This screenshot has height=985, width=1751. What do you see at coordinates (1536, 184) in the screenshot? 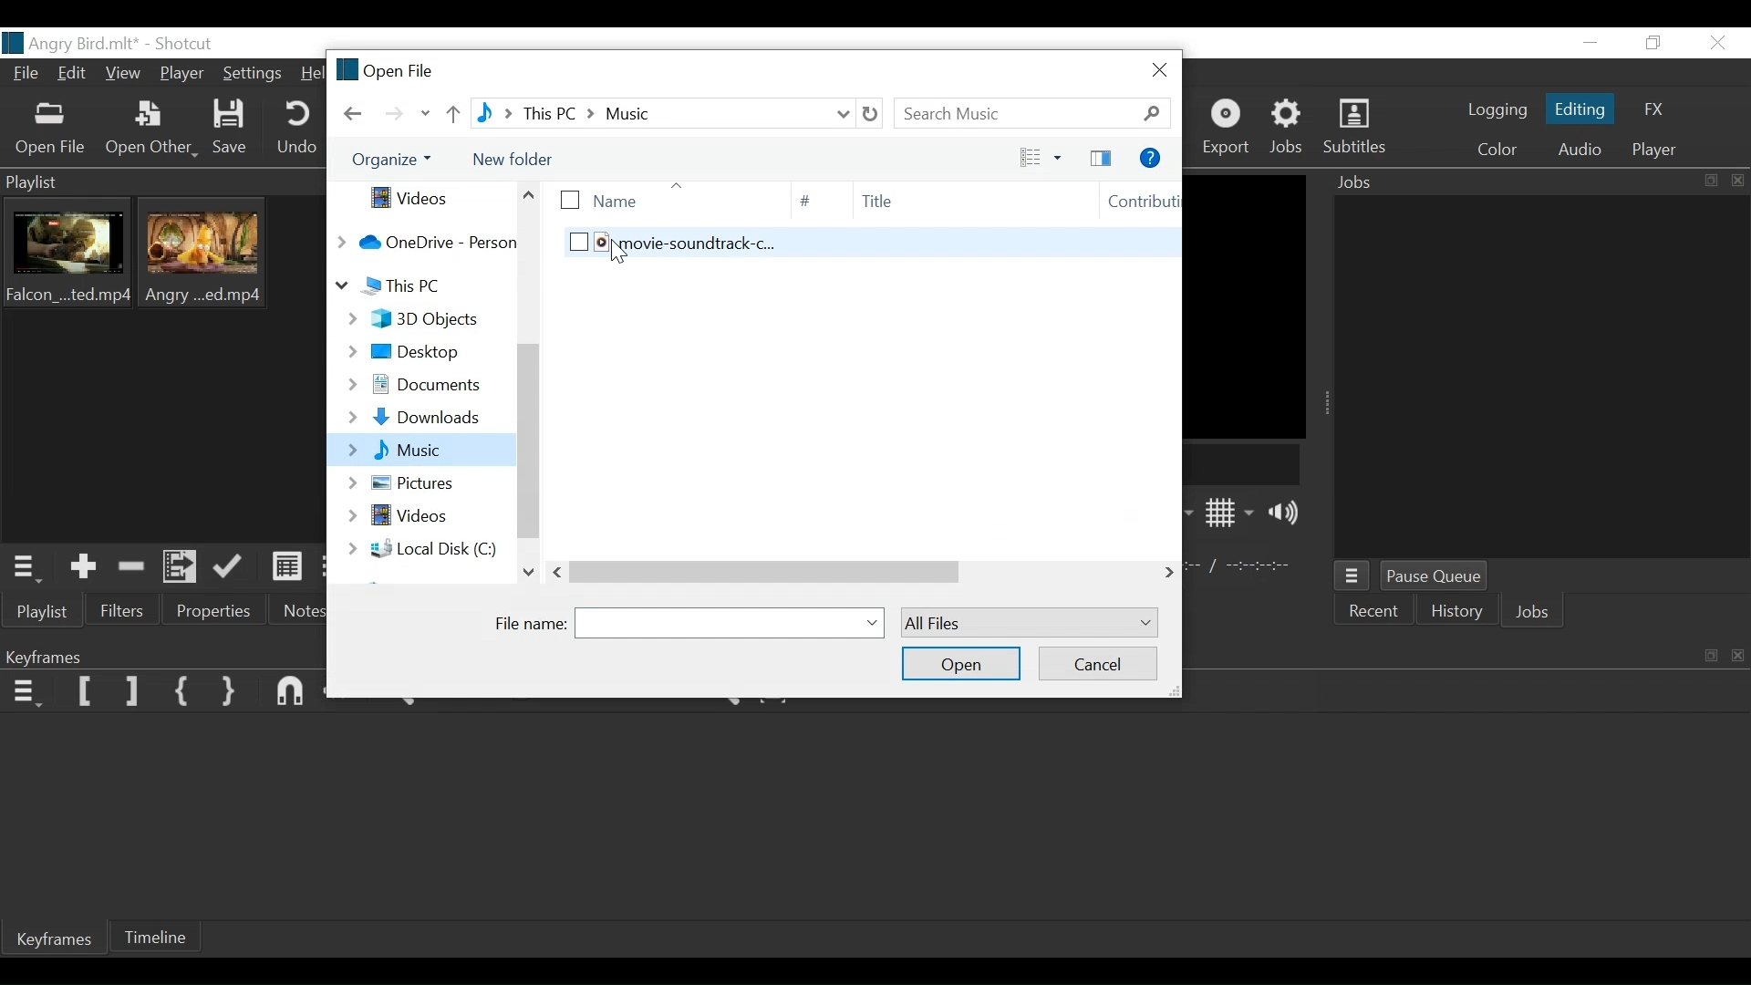
I see `Jobs Panel` at bounding box center [1536, 184].